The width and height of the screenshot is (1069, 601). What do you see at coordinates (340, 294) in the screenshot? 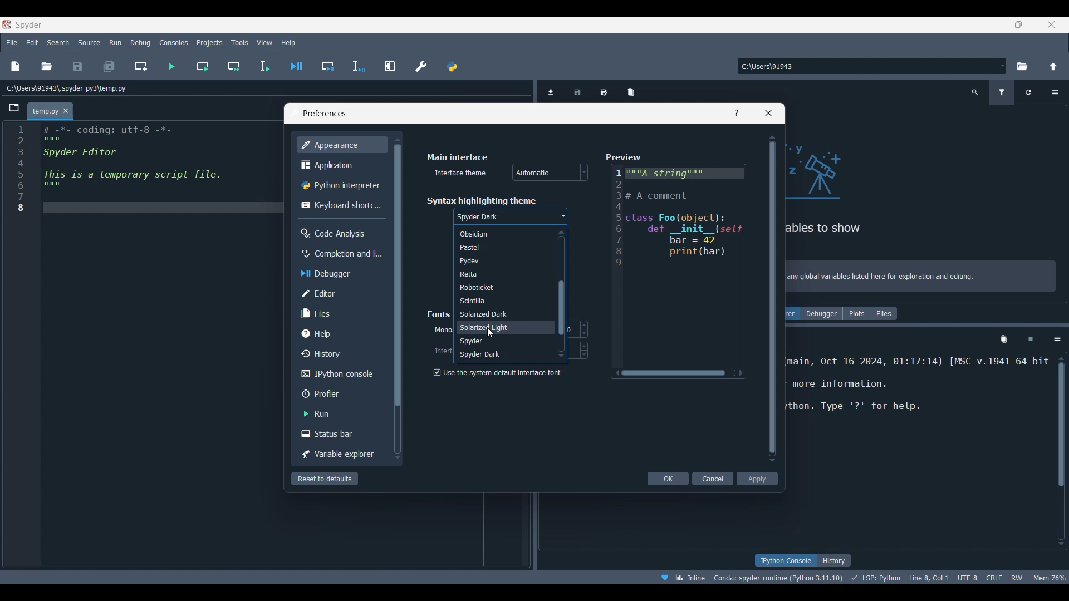
I see `Editor` at bounding box center [340, 294].